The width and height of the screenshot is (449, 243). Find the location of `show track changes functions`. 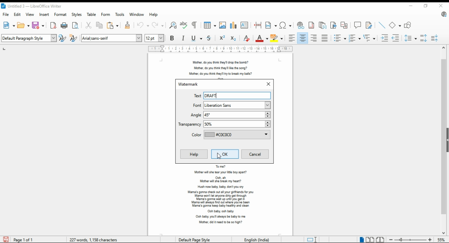

show track changes functions is located at coordinates (369, 25).